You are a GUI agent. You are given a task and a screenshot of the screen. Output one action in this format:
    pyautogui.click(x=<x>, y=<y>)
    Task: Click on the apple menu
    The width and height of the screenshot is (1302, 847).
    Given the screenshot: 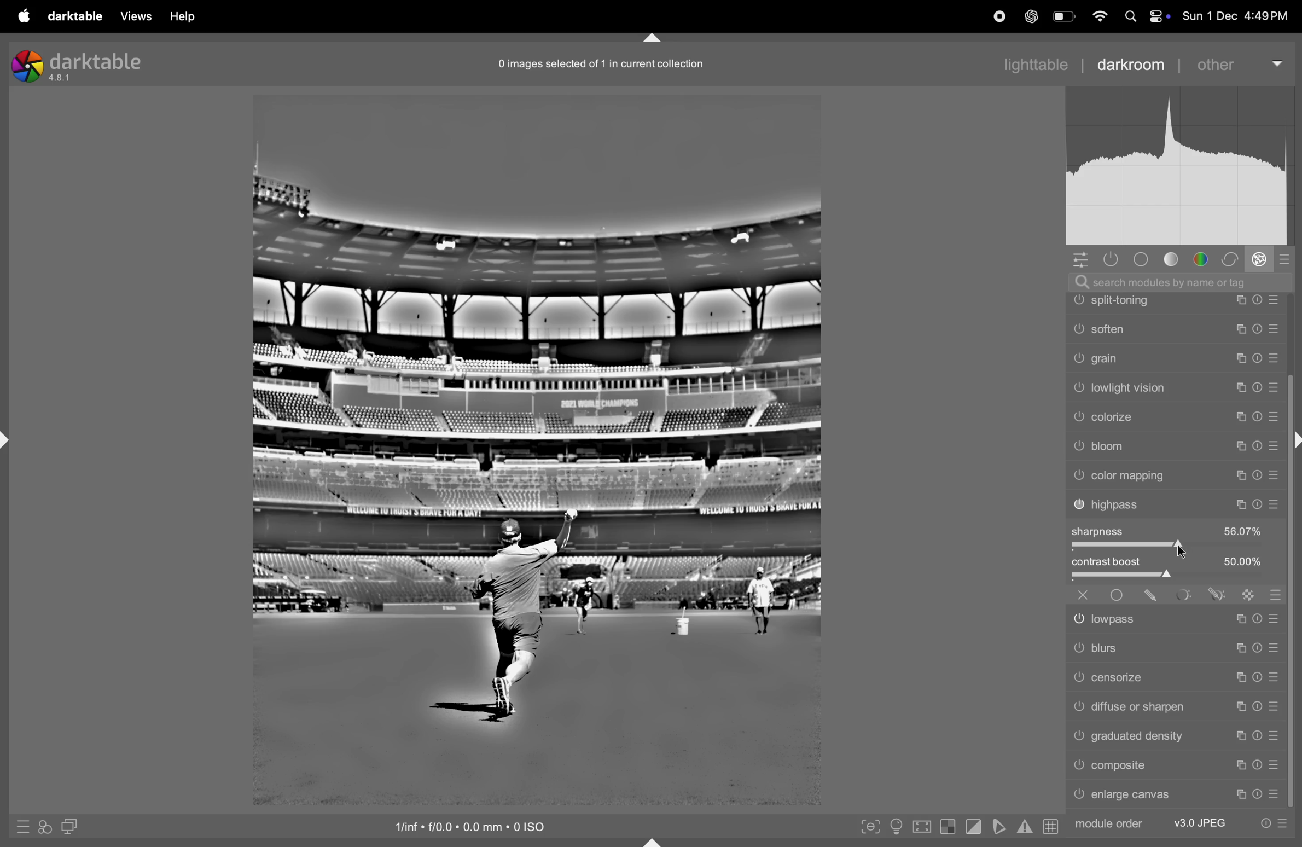 What is the action you would take?
    pyautogui.click(x=21, y=15)
    